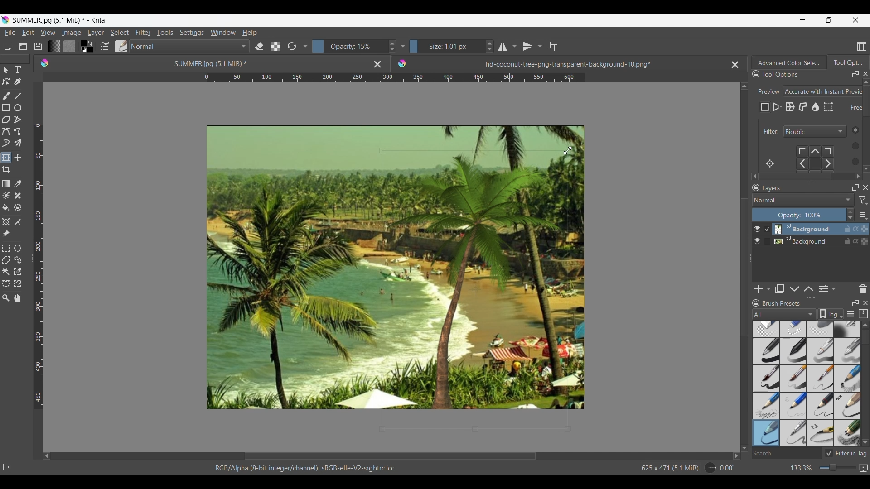 The image size is (870, 489). I want to click on Crop tool, so click(6, 170).